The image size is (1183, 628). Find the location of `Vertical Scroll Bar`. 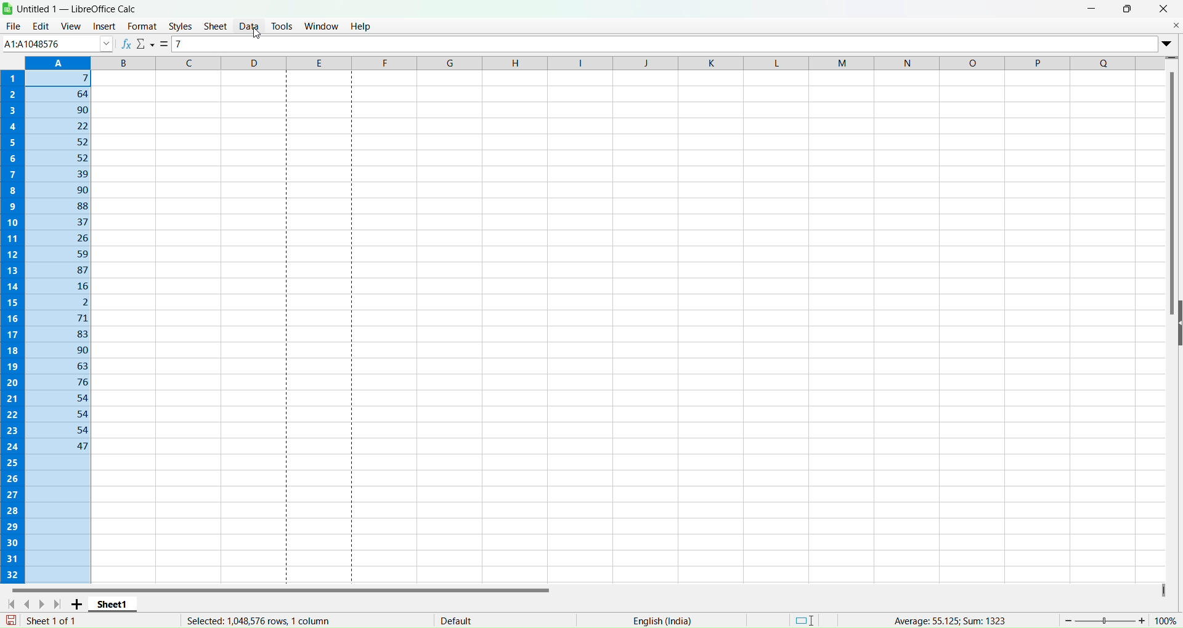

Vertical Scroll Bar is located at coordinates (1173, 195).